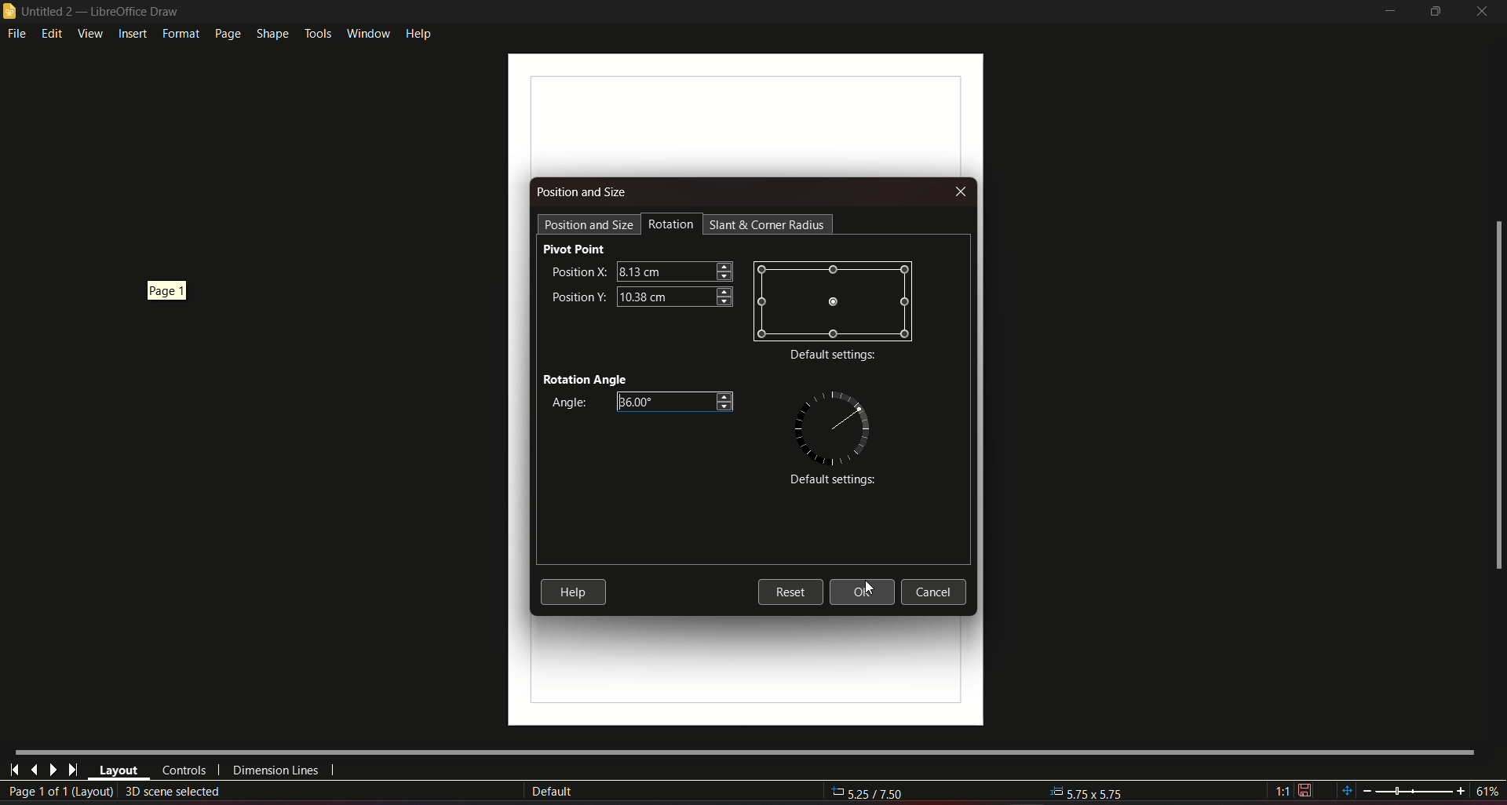  What do you see at coordinates (959, 192) in the screenshot?
I see `Close` at bounding box center [959, 192].